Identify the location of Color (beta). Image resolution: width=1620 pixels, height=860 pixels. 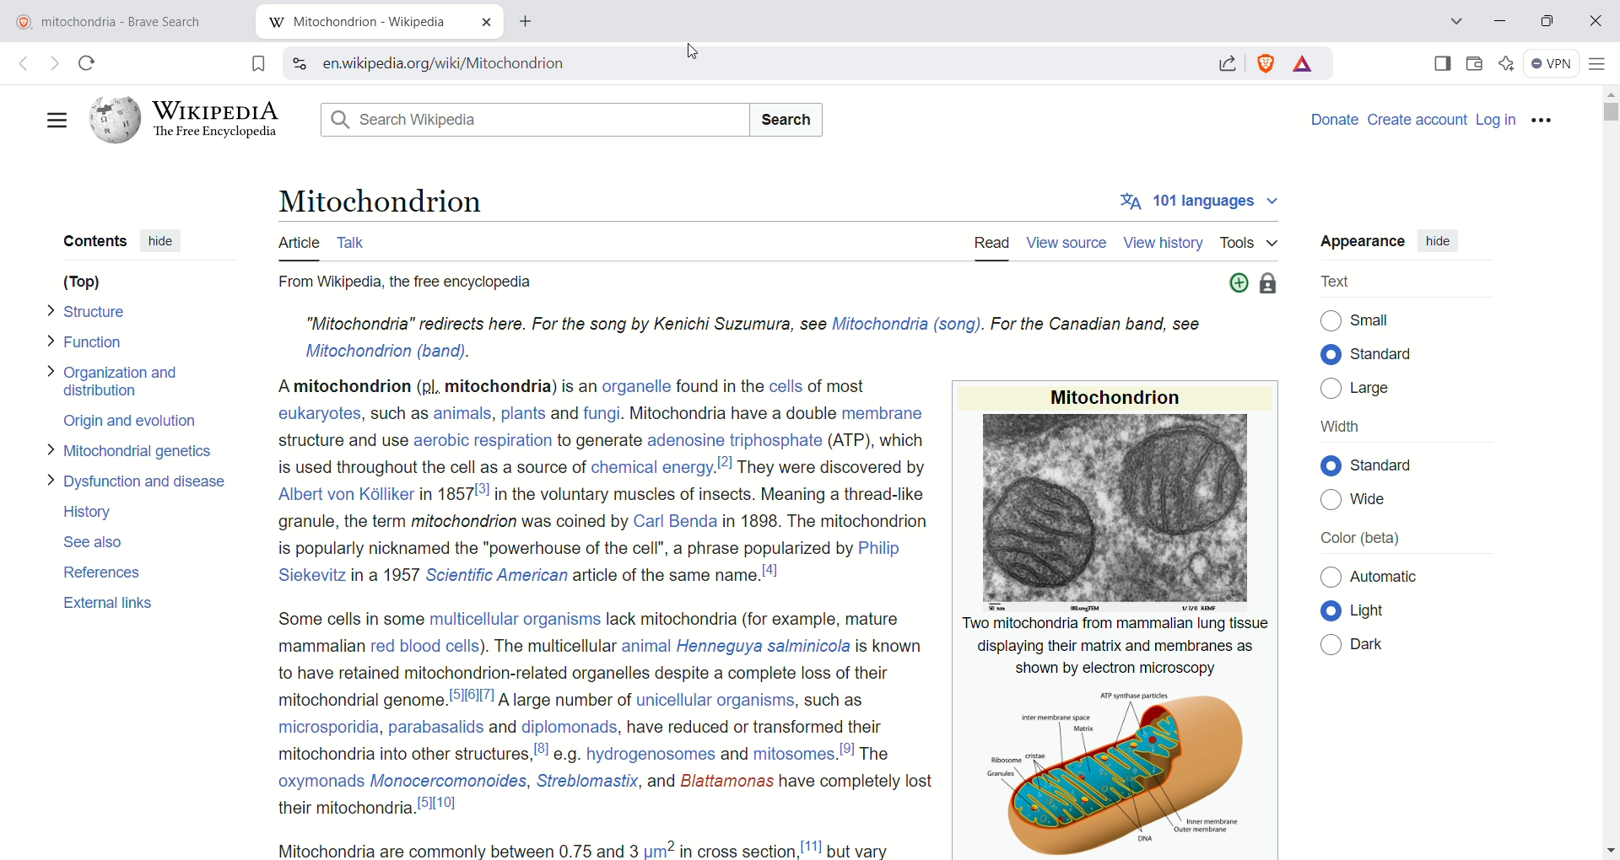
(1357, 538).